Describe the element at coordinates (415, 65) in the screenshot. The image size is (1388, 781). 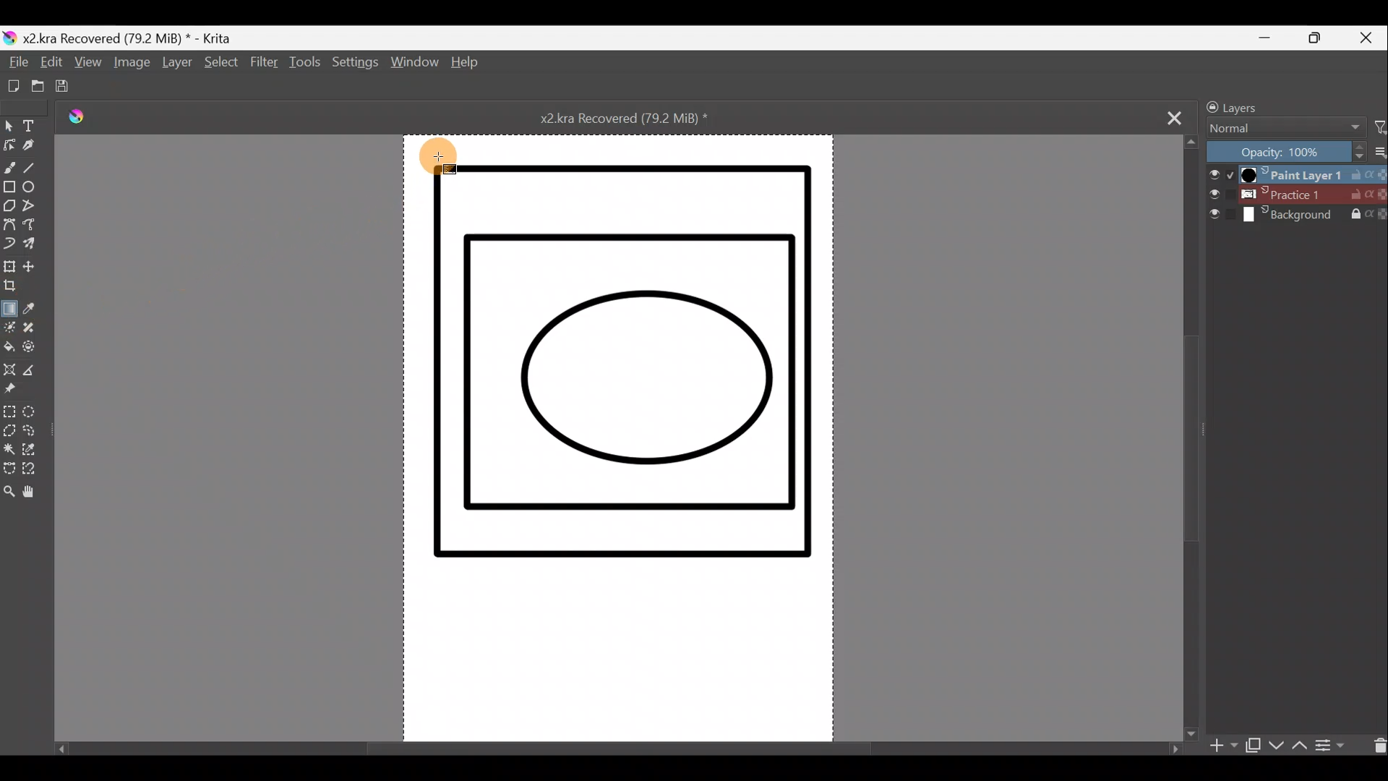
I see `Window` at that location.